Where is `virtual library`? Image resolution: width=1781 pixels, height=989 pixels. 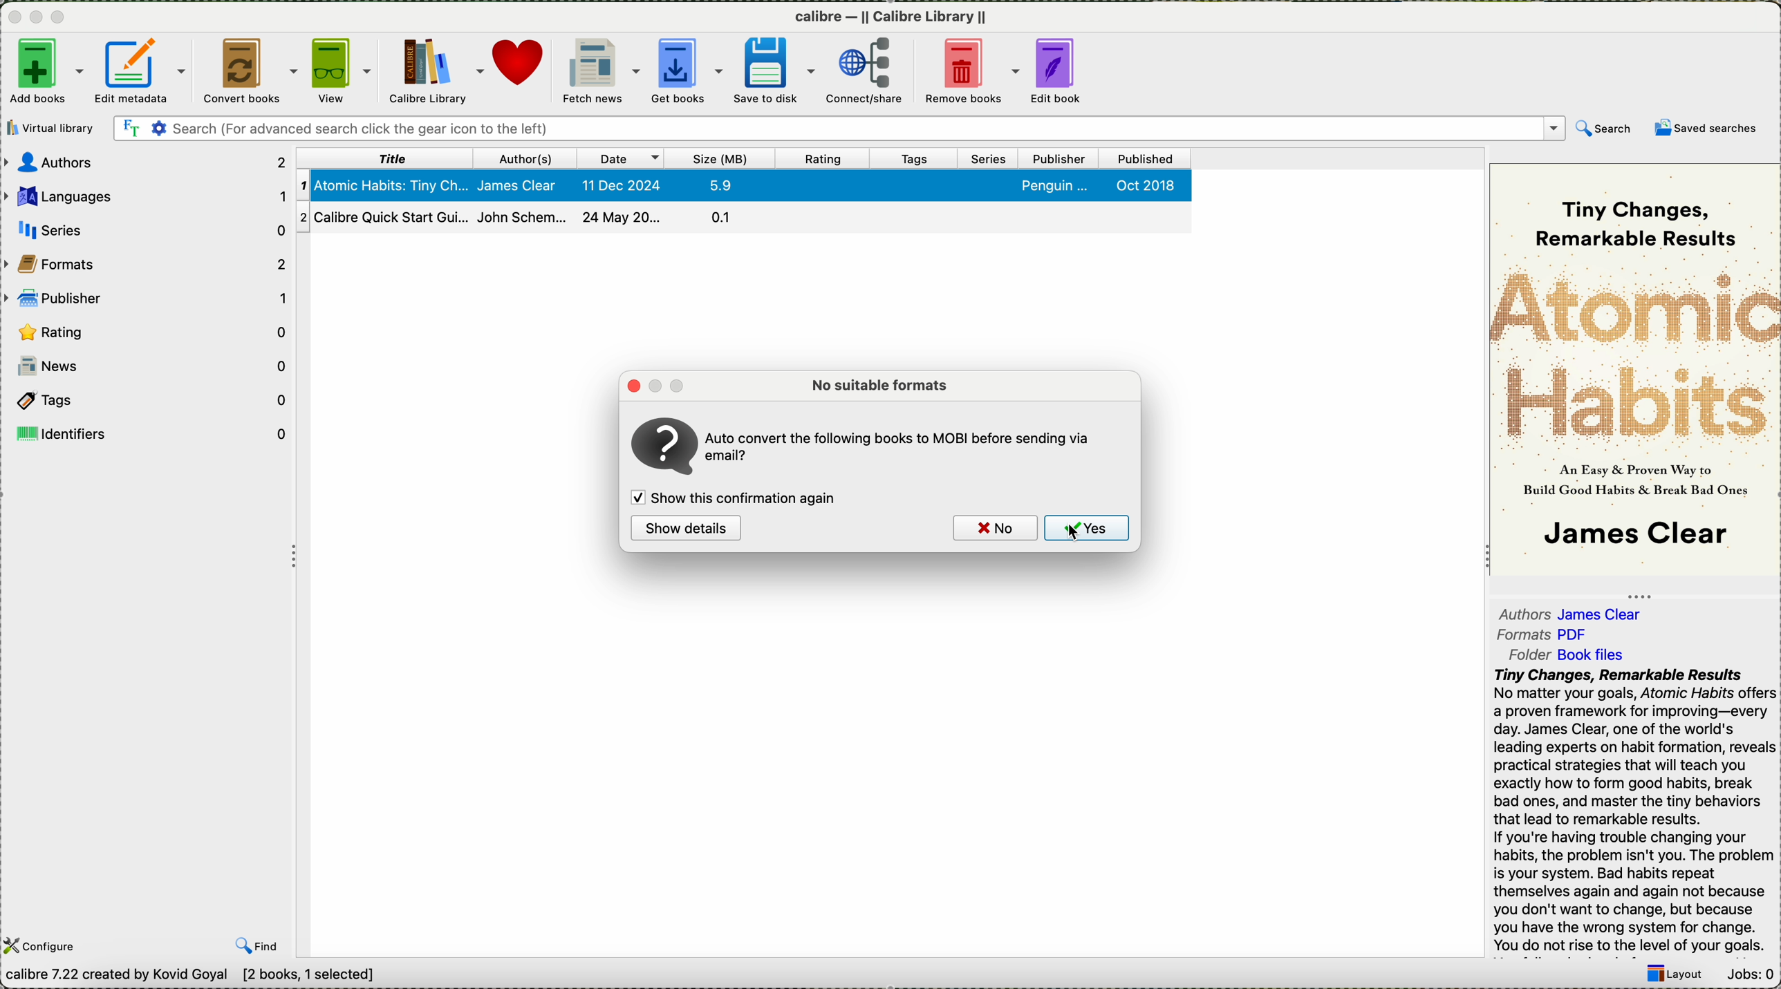 virtual library is located at coordinates (51, 128).